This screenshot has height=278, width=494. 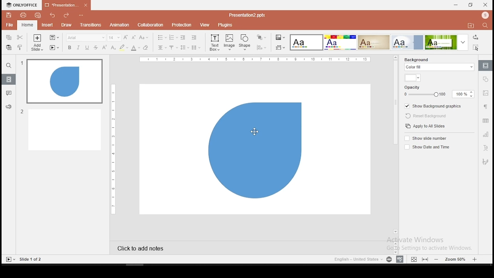 What do you see at coordinates (261, 37) in the screenshot?
I see `arrange objects` at bounding box center [261, 37].